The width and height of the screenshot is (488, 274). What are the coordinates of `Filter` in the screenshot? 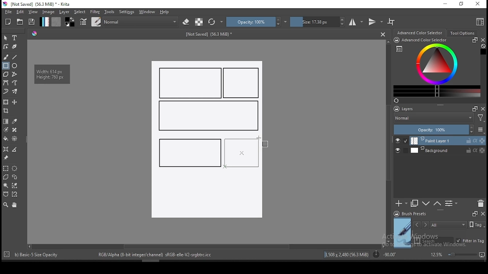 It's located at (481, 119).